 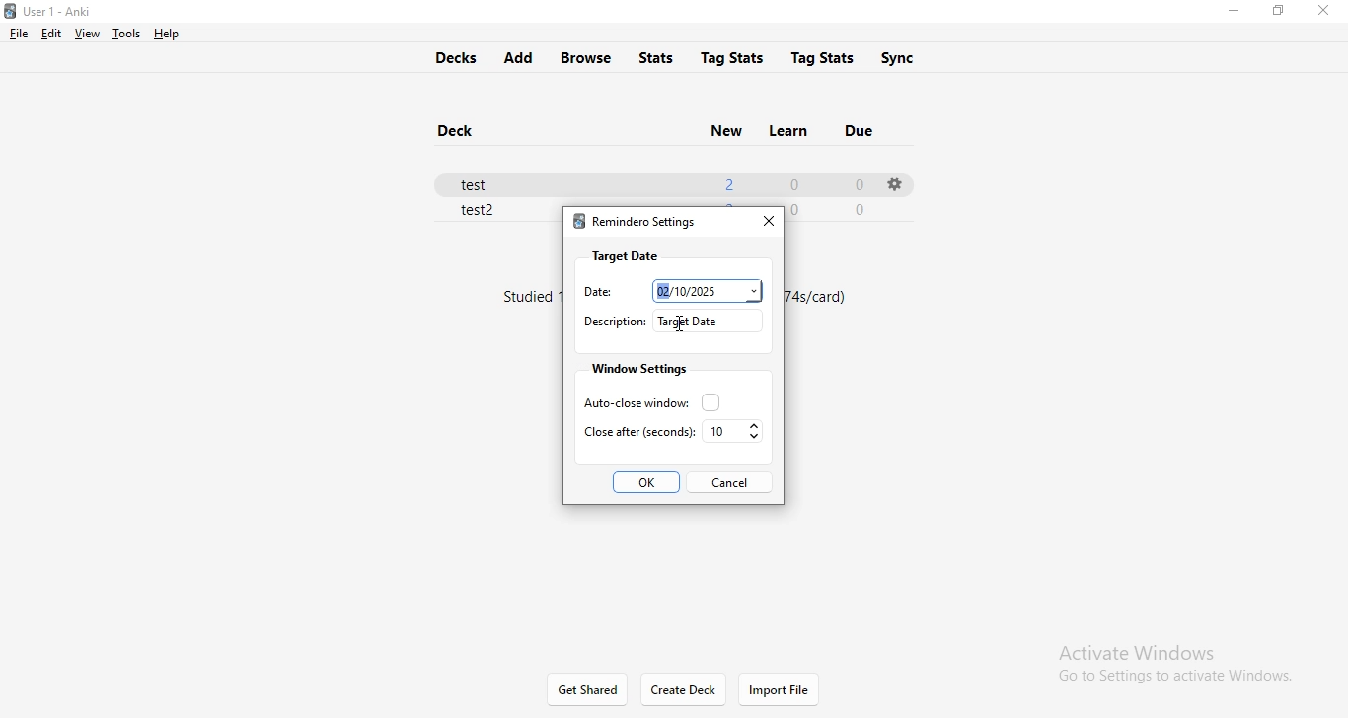 I want to click on cancel, so click(x=728, y=481).